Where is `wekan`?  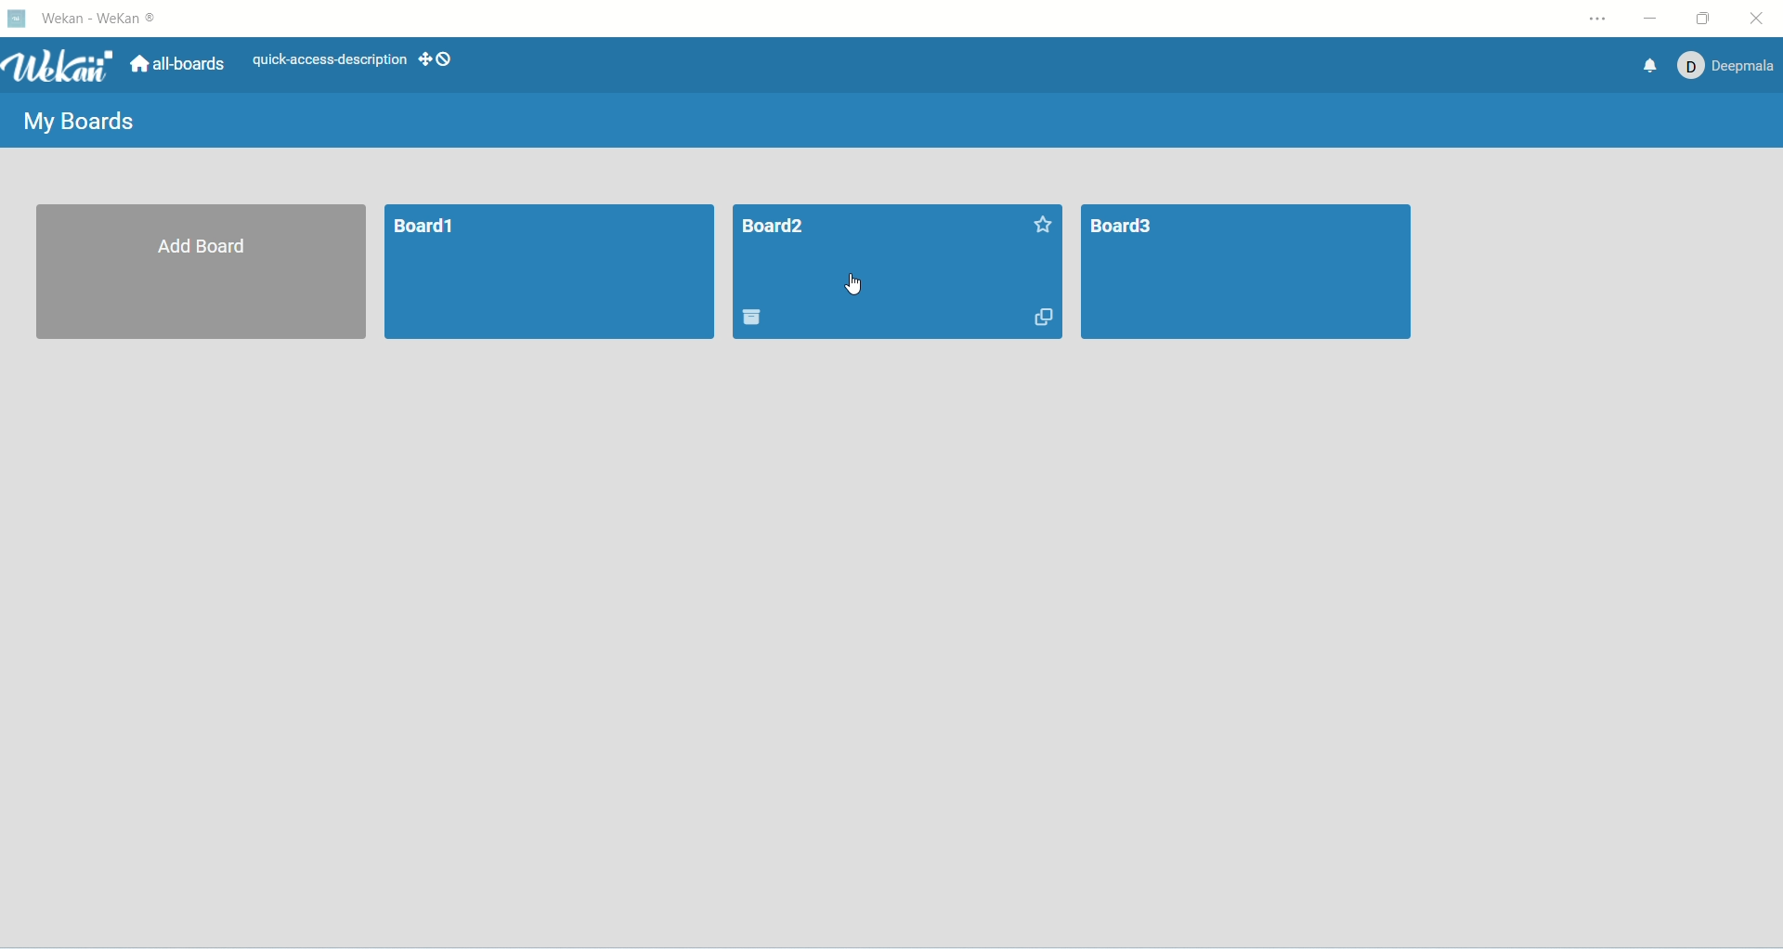 wekan is located at coordinates (59, 65).